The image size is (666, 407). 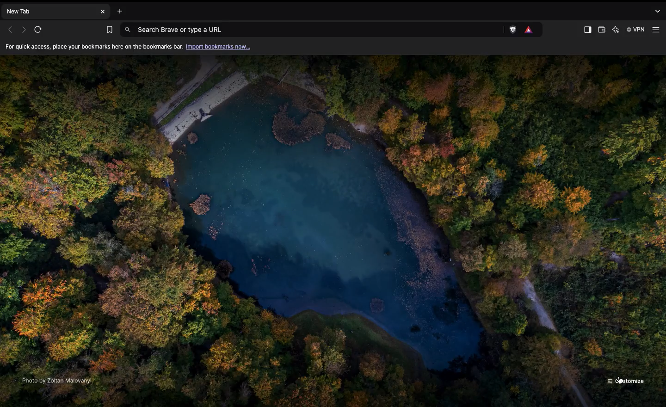 What do you see at coordinates (601, 31) in the screenshot?
I see `Wallet` at bounding box center [601, 31].